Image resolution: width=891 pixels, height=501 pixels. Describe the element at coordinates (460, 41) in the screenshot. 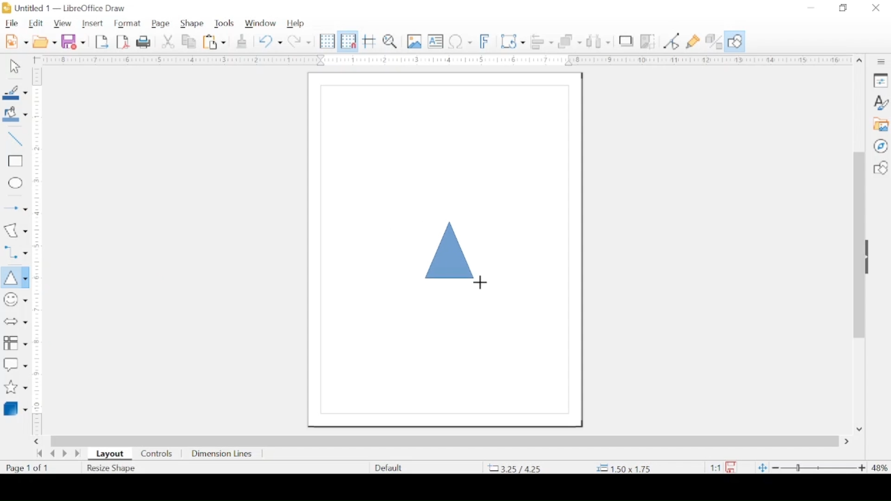

I see `insert special characters` at that location.